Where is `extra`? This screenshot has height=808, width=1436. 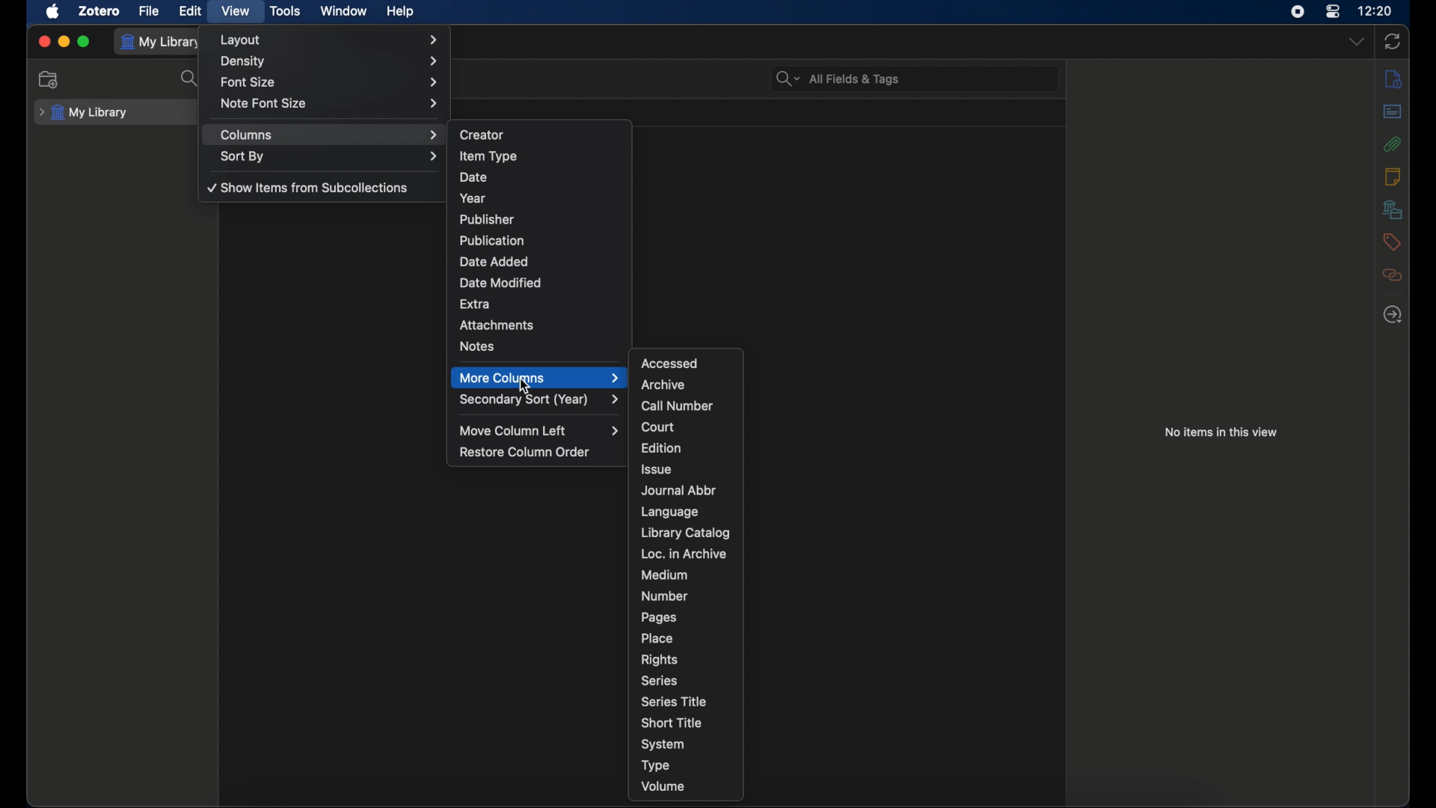 extra is located at coordinates (476, 303).